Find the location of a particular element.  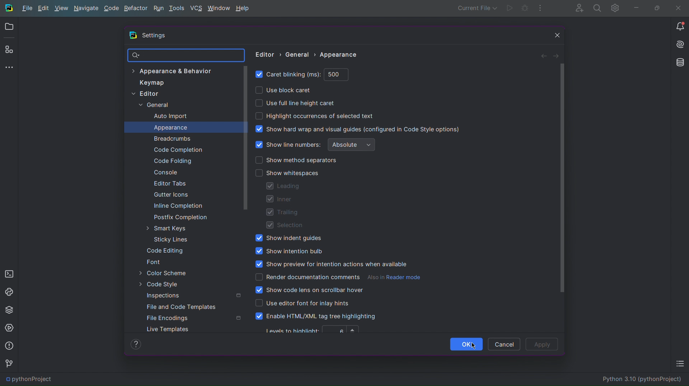

View is located at coordinates (61, 9).